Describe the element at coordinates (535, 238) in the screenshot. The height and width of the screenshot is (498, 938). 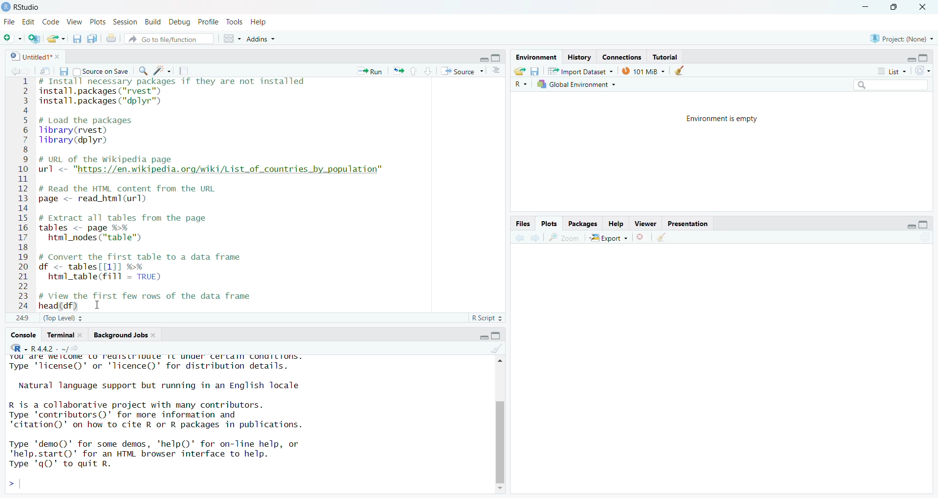
I see `forward` at that location.